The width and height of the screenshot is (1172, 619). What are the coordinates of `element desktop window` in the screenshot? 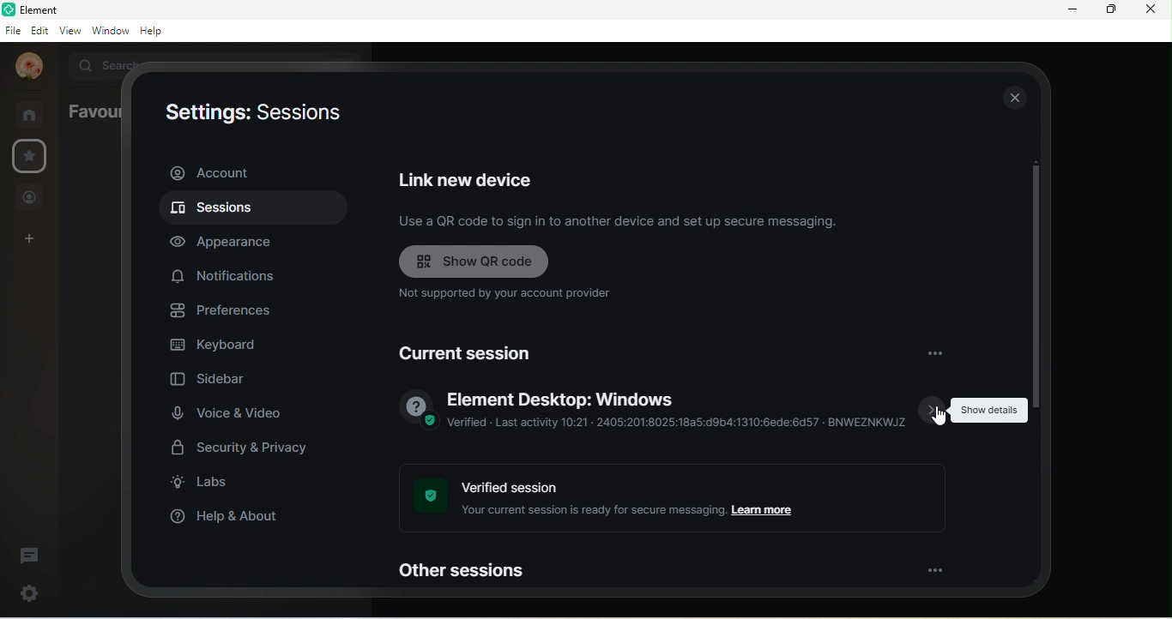 It's located at (571, 400).